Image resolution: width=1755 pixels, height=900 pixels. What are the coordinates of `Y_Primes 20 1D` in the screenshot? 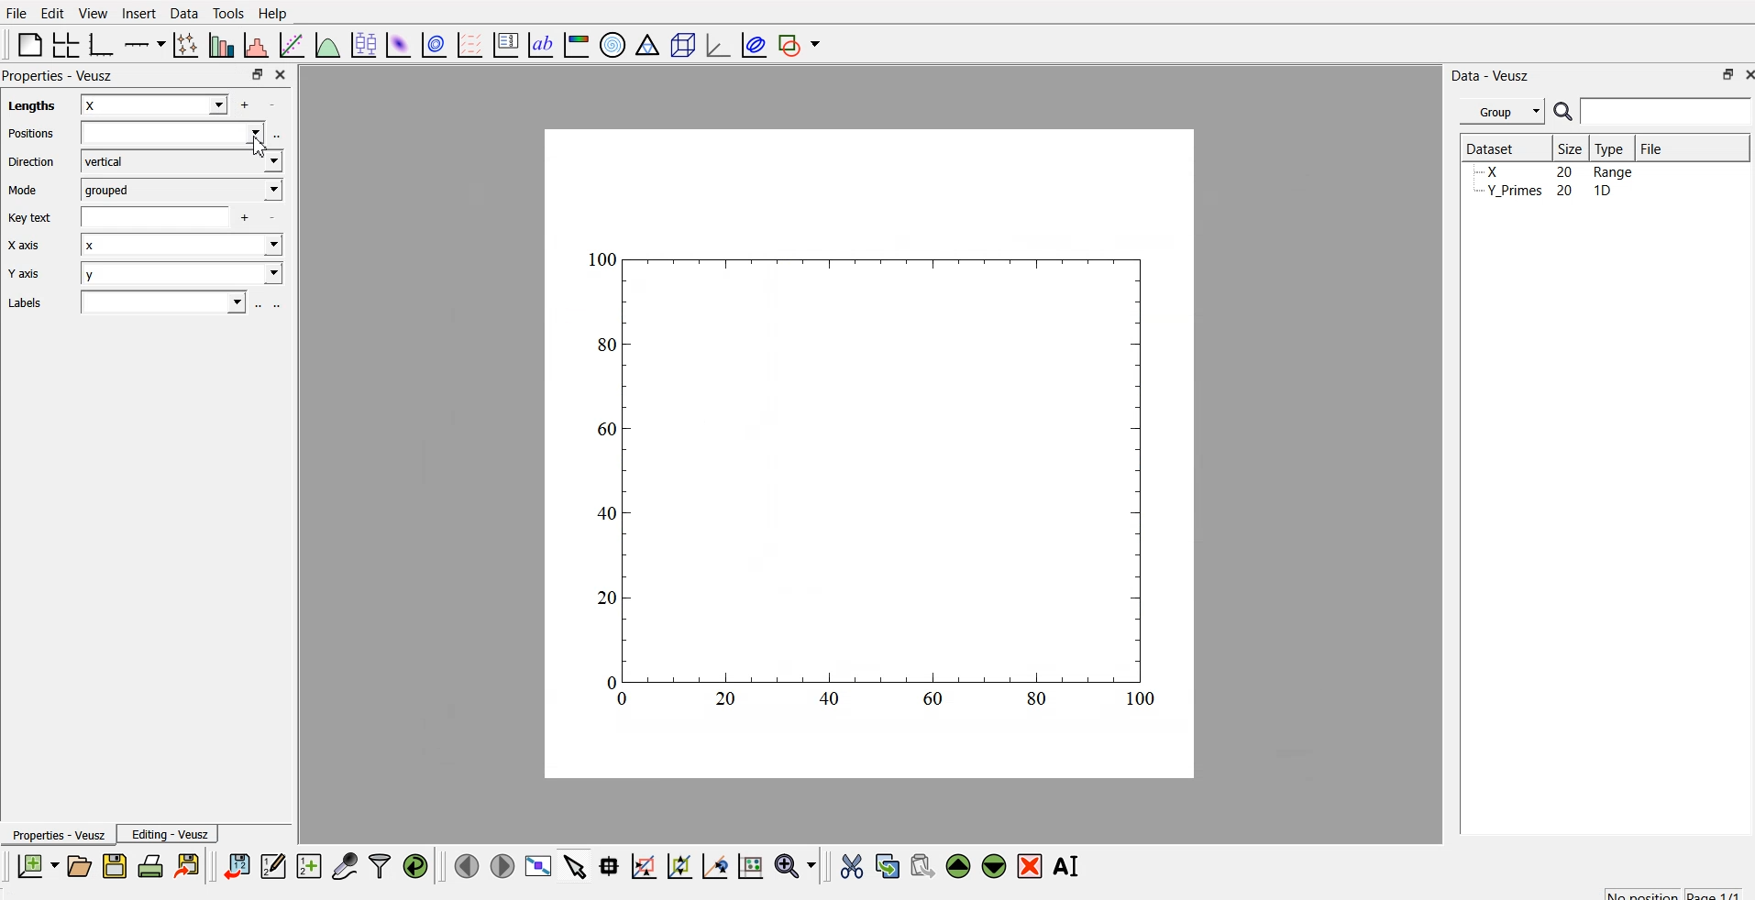 It's located at (1542, 173).